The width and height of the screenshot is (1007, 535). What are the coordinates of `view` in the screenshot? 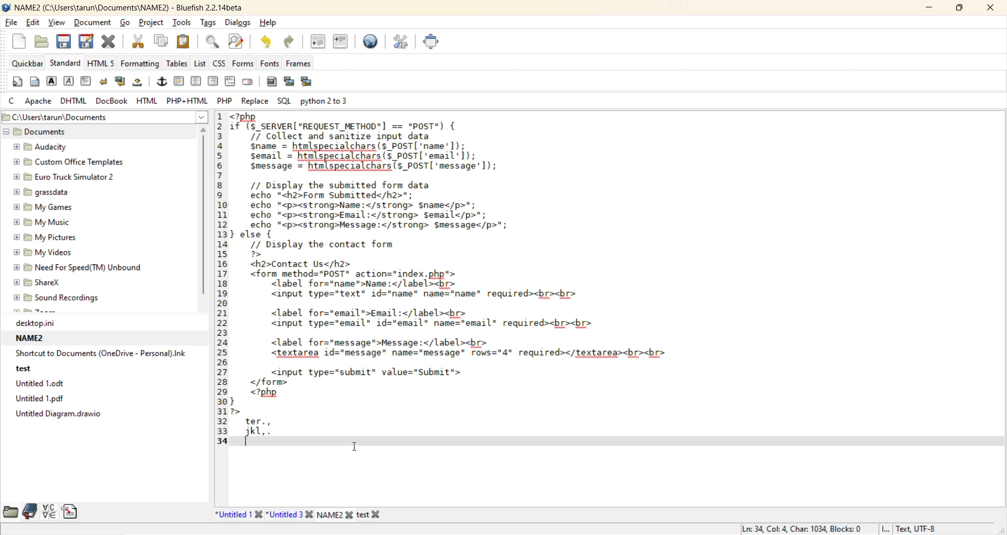 It's located at (57, 22).